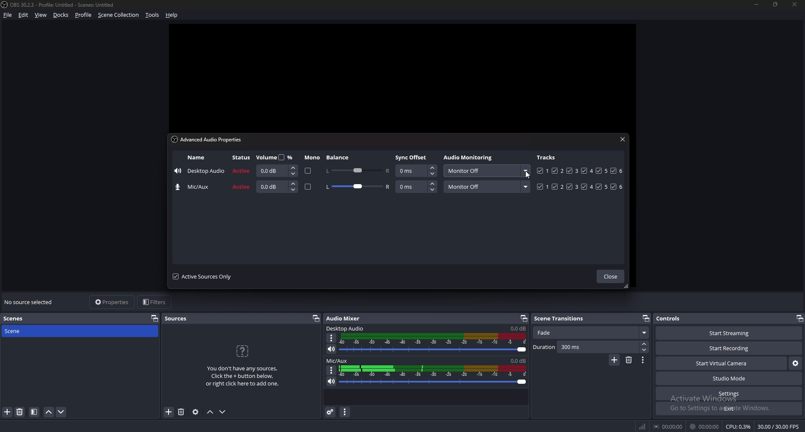 This screenshot has width=805, height=432. I want to click on delete scene, so click(630, 360).